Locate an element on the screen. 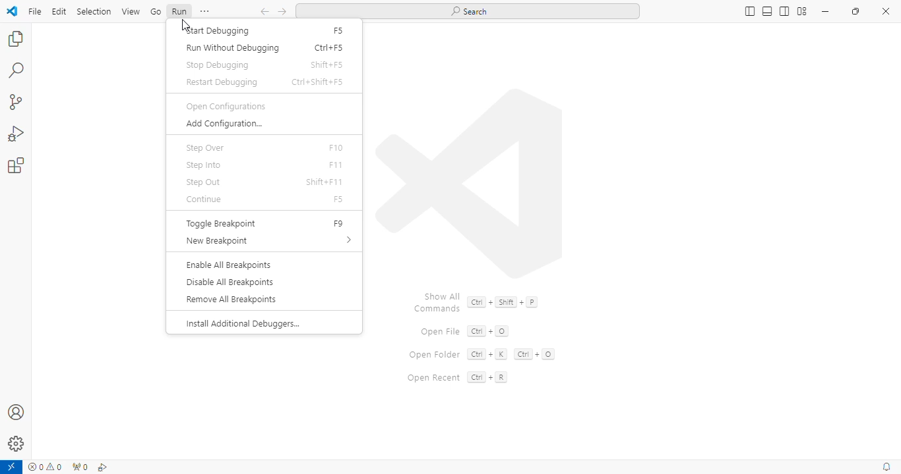 The height and width of the screenshot is (474, 901). toggle primary side bar is located at coordinates (749, 12).